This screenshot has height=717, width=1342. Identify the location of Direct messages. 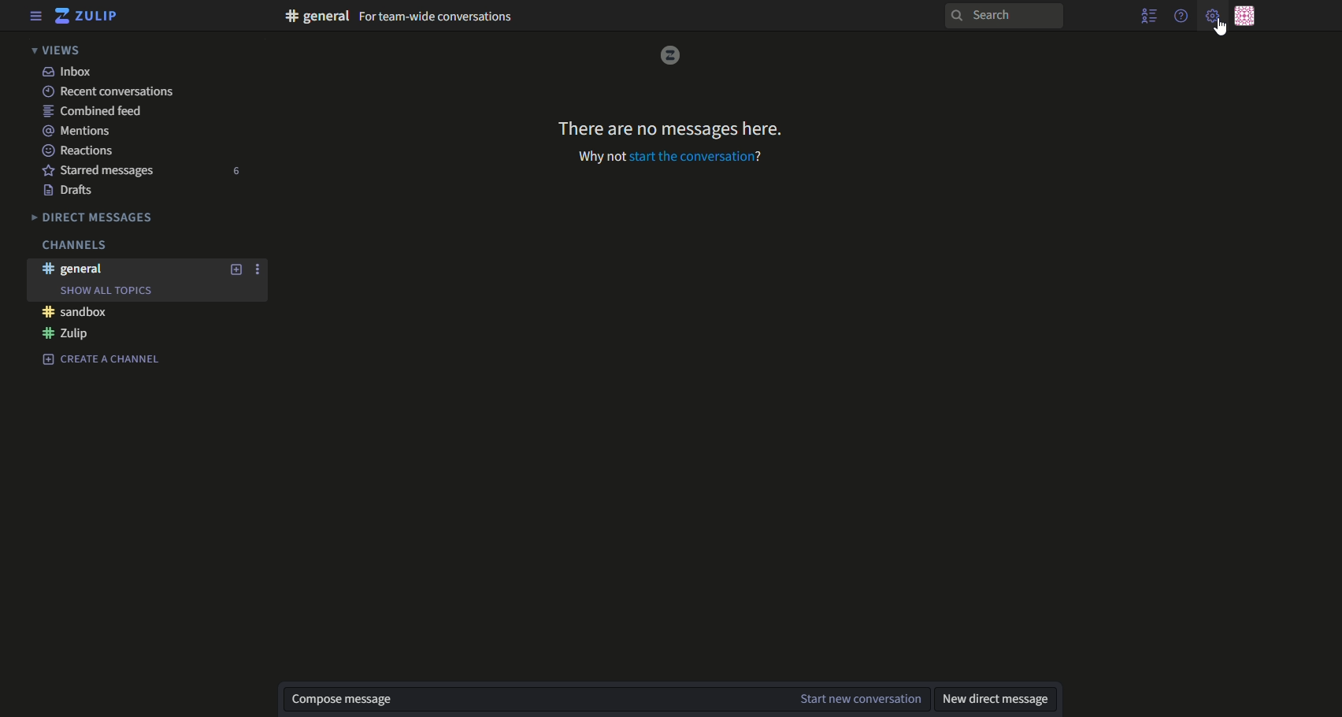
(95, 217).